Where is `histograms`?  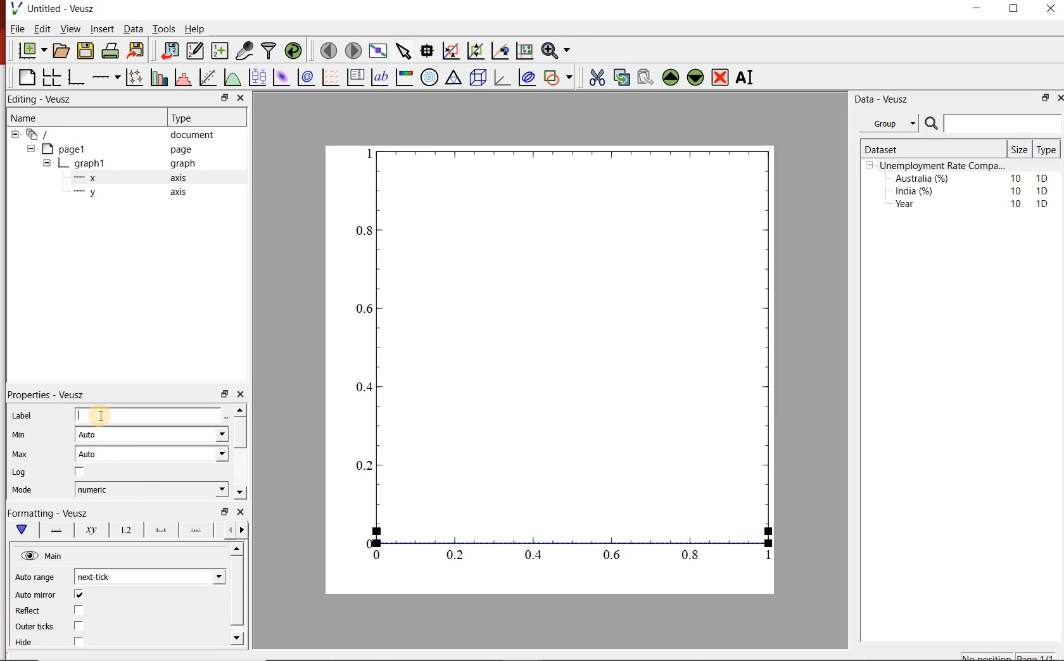
histograms is located at coordinates (182, 77).